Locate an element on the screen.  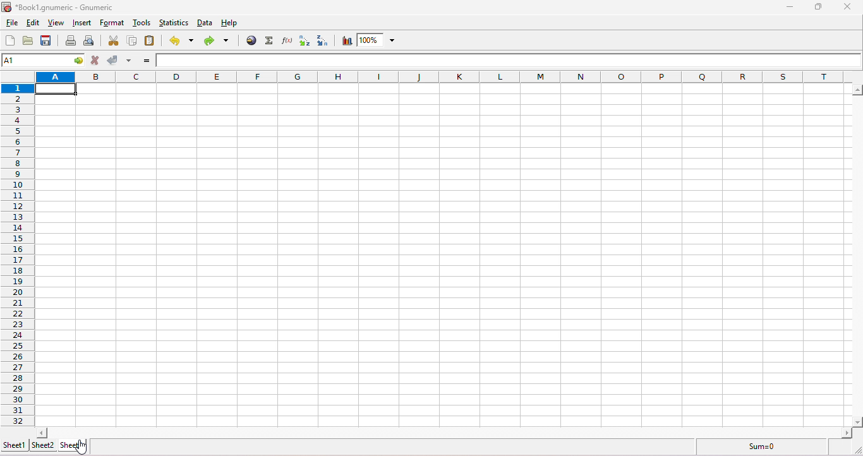
open a file is located at coordinates (30, 42).